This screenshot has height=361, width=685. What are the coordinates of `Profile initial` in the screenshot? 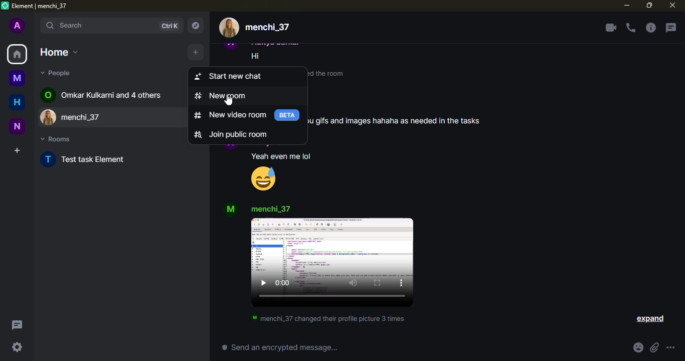 It's located at (231, 209).